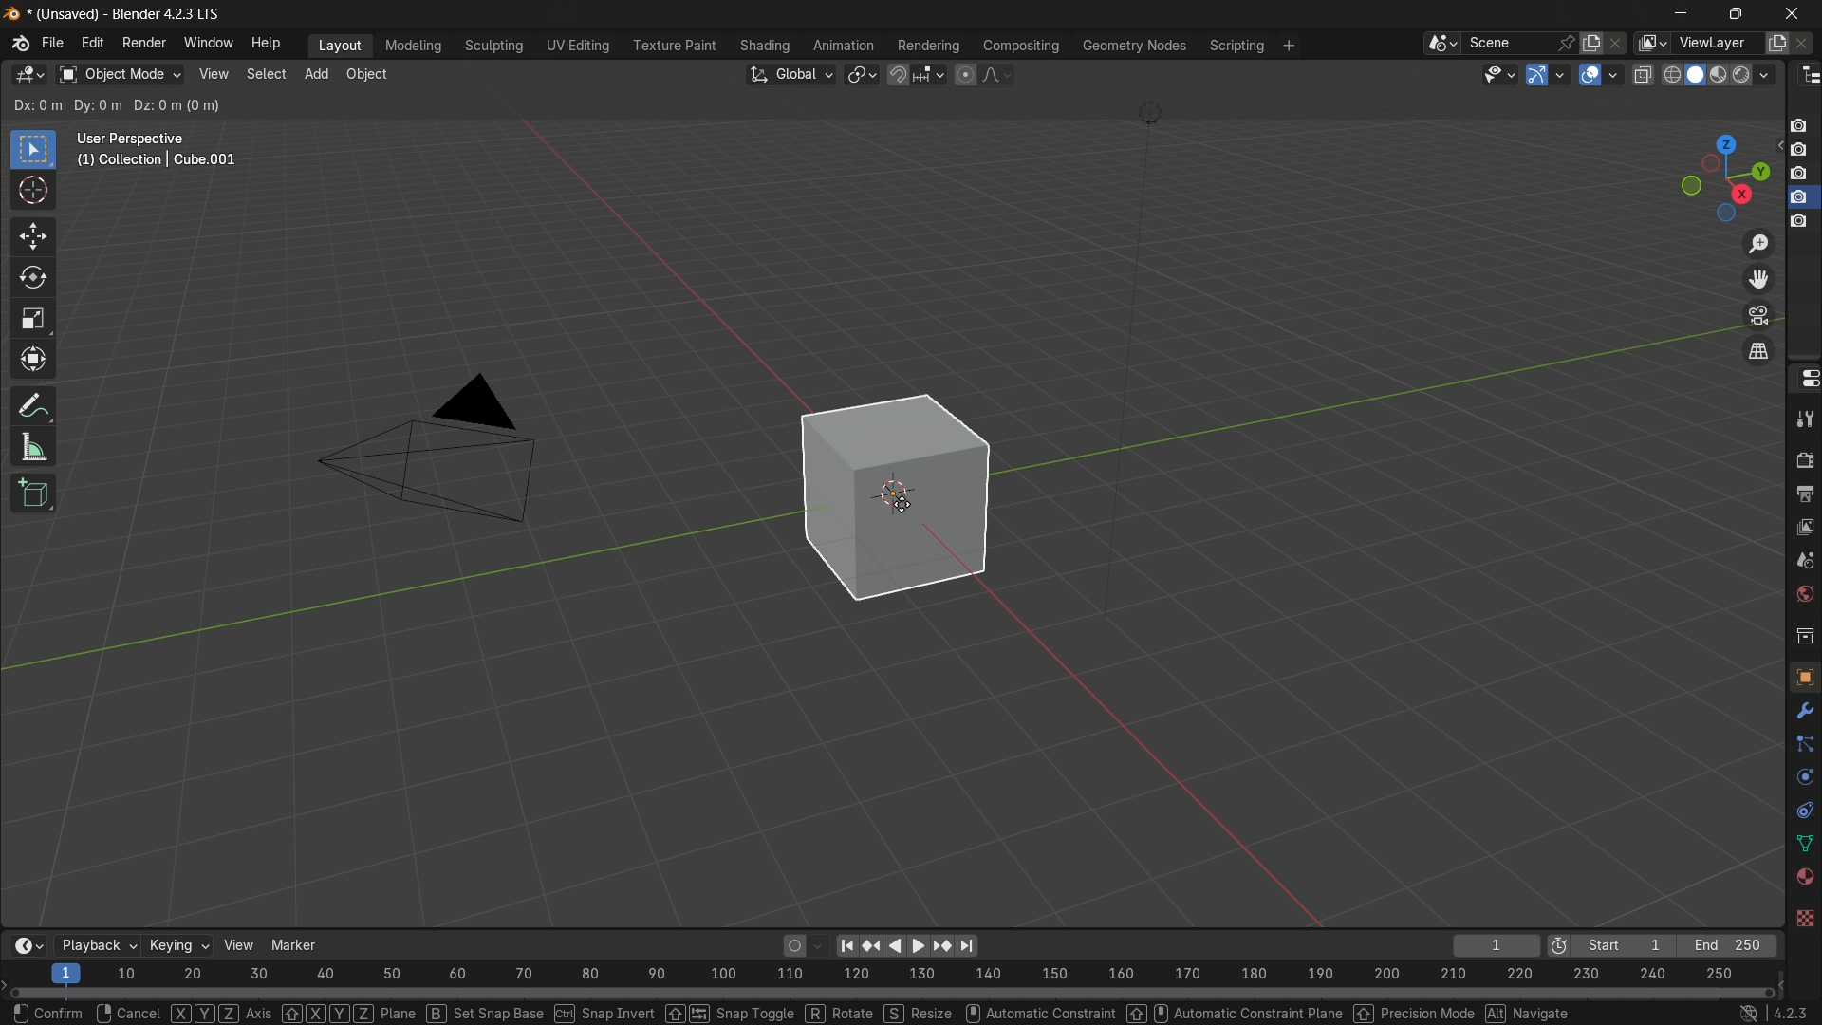 The height and width of the screenshot is (1025, 1822). Describe the element at coordinates (15, 47) in the screenshot. I see `Logo` at that location.